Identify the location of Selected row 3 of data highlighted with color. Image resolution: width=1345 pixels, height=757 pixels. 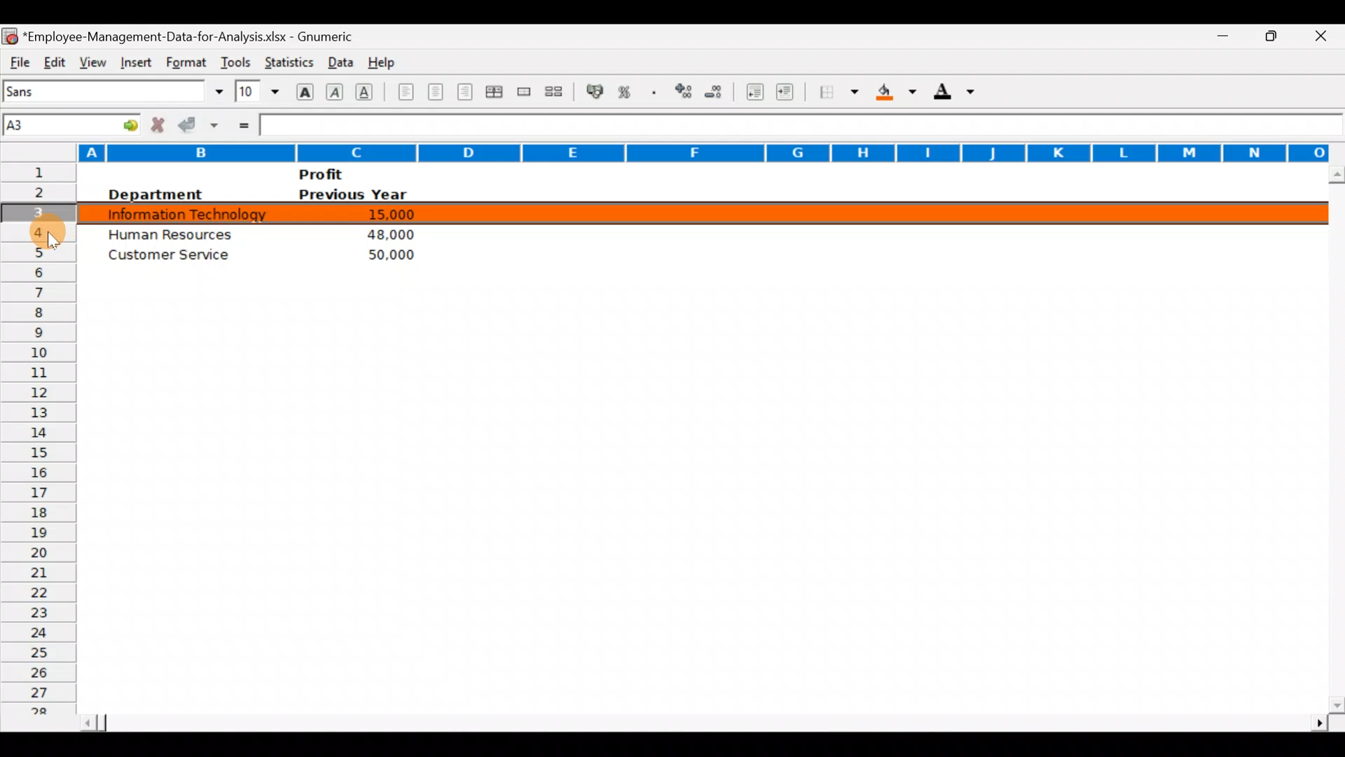
(696, 216).